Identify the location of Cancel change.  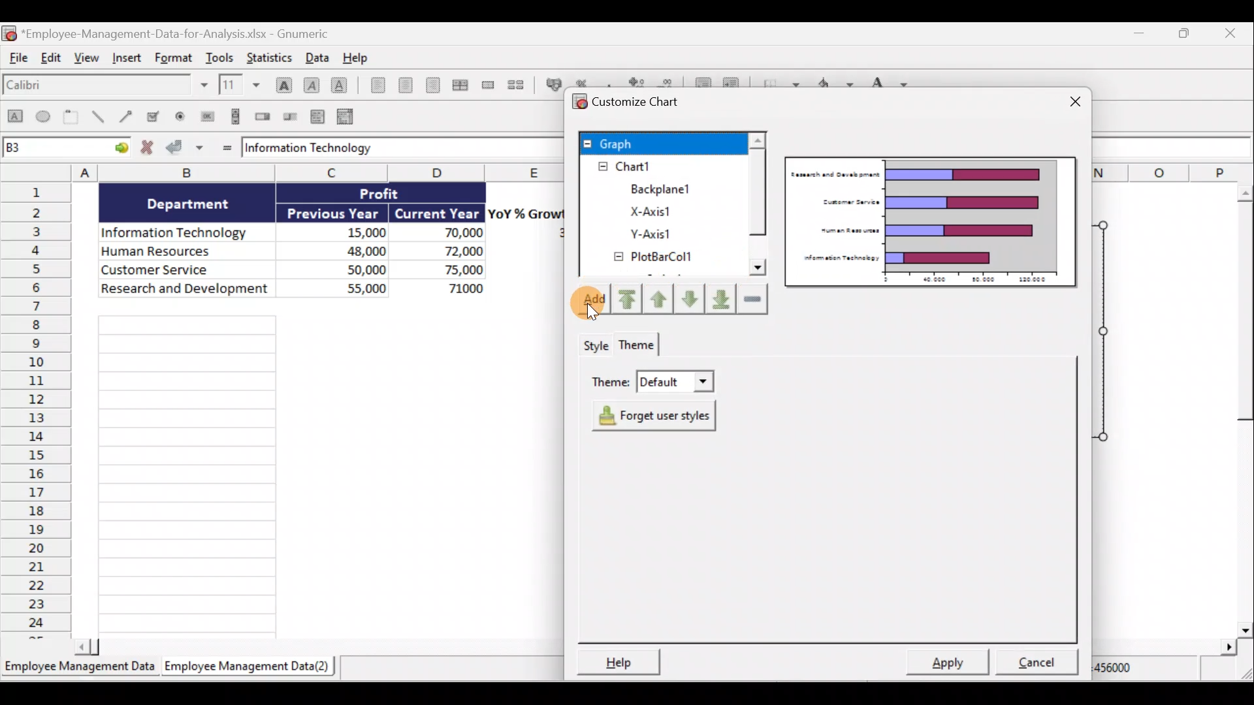
(150, 148).